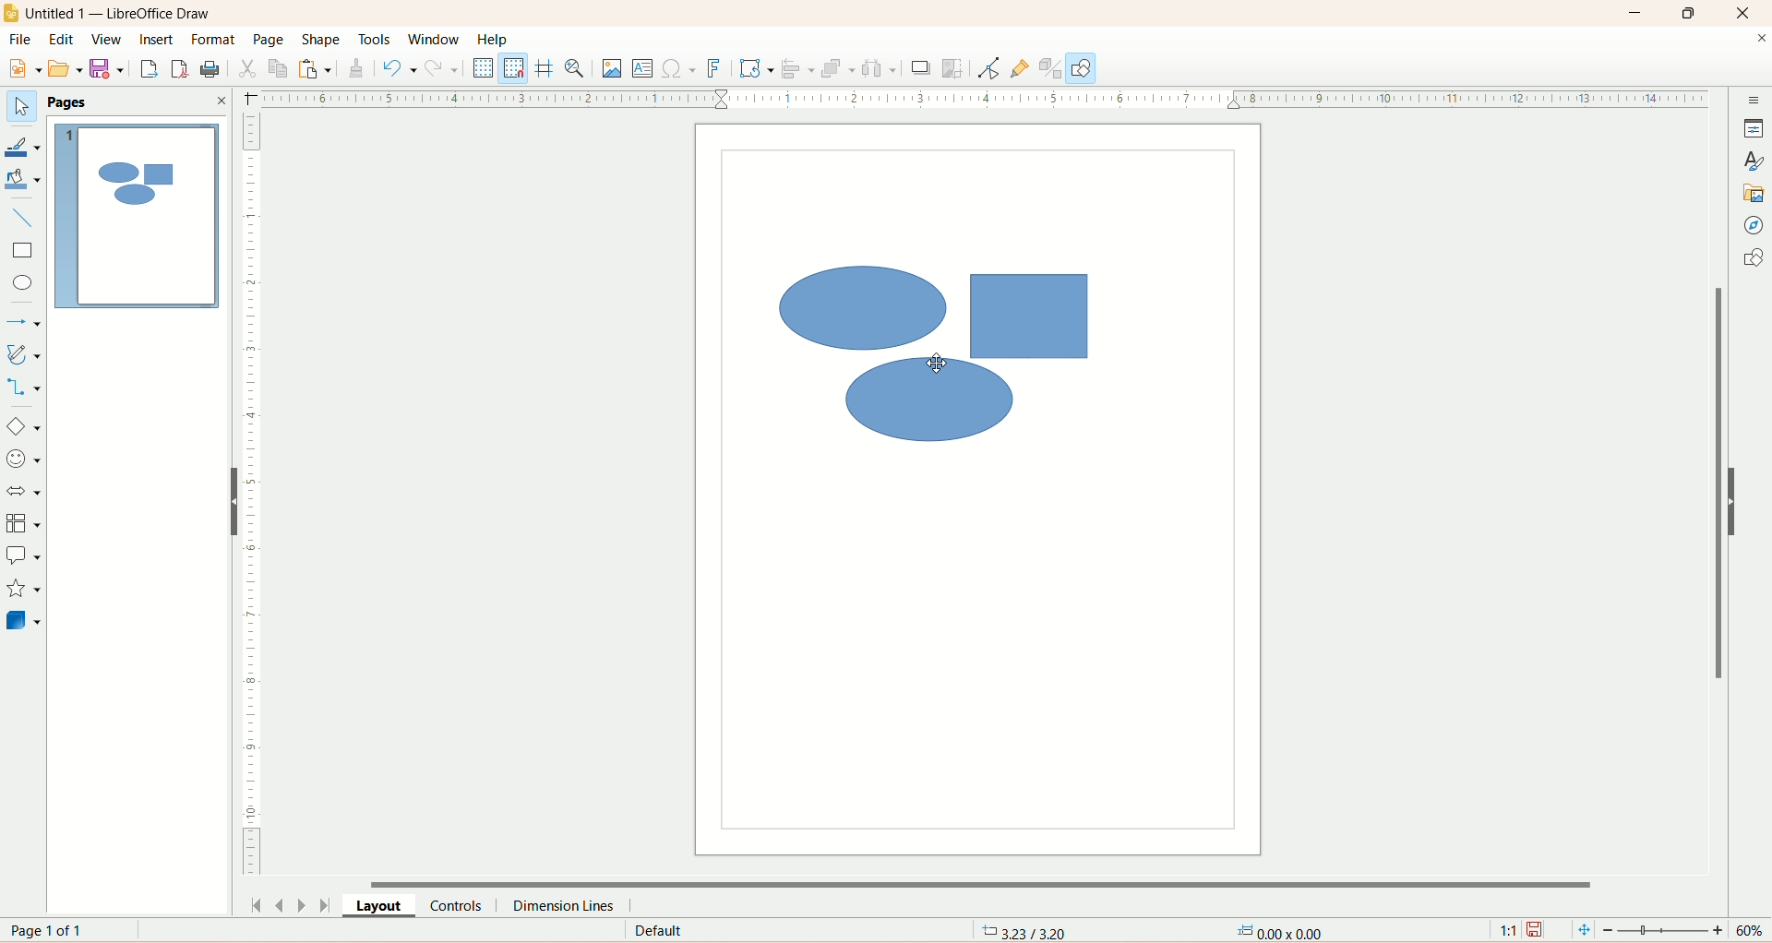  What do you see at coordinates (1668, 932) in the screenshot?
I see `zoom slider` at bounding box center [1668, 932].